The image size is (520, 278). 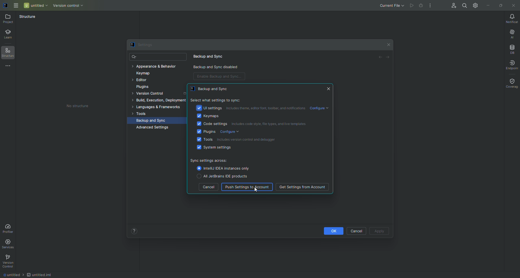 I want to click on Learn, so click(x=11, y=35).